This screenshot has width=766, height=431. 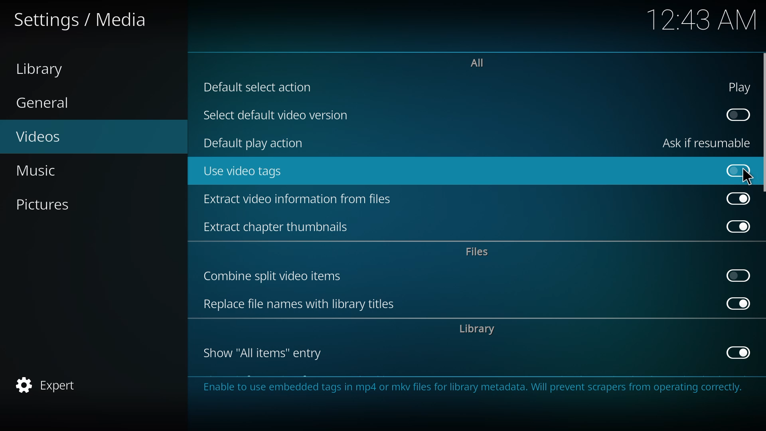 What do you see at coordinates (257, 142) in the screenshot?
I see `default play action` at bounding box center [257, 142].